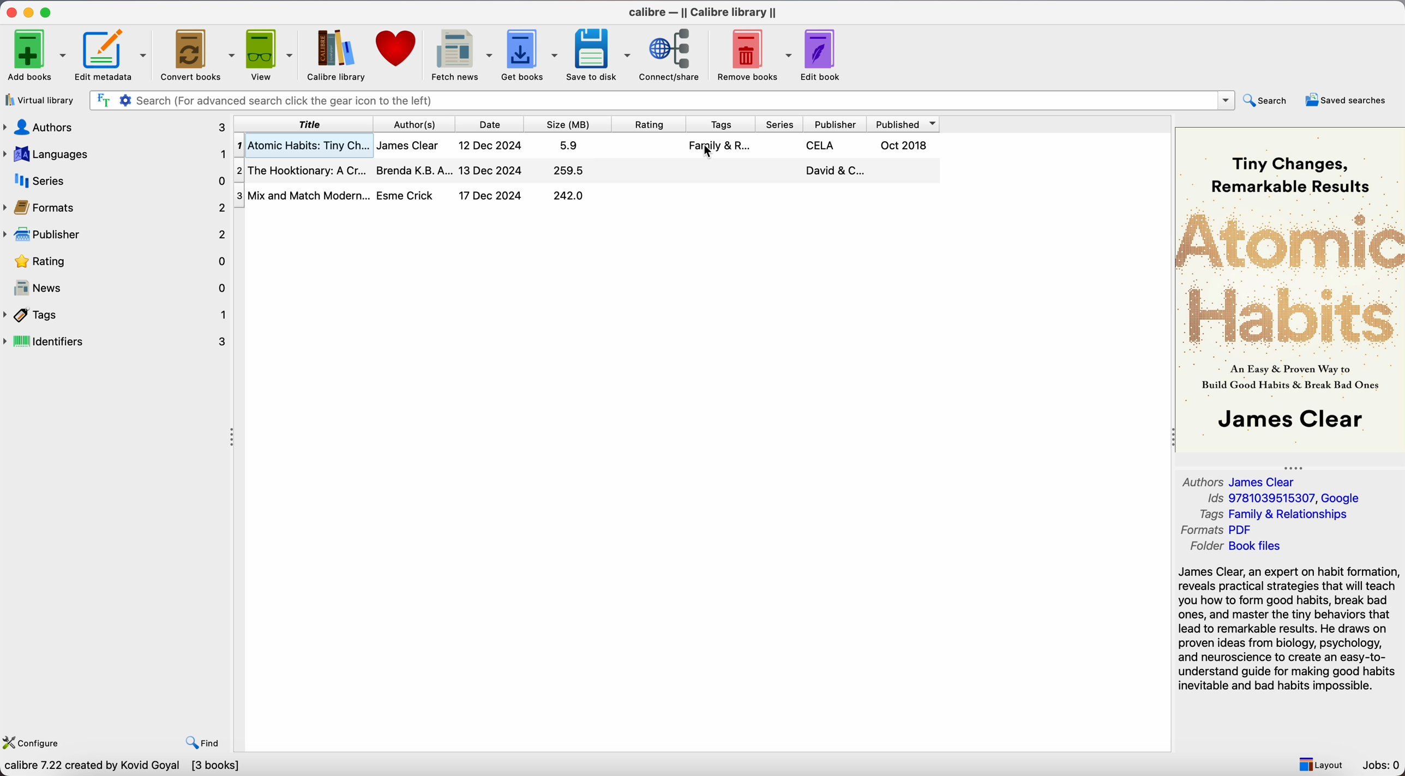 This screenshot has height=776, width=1405. Describe the element at coordinates (494, 124) in the screenshot. I see `date` at that location.